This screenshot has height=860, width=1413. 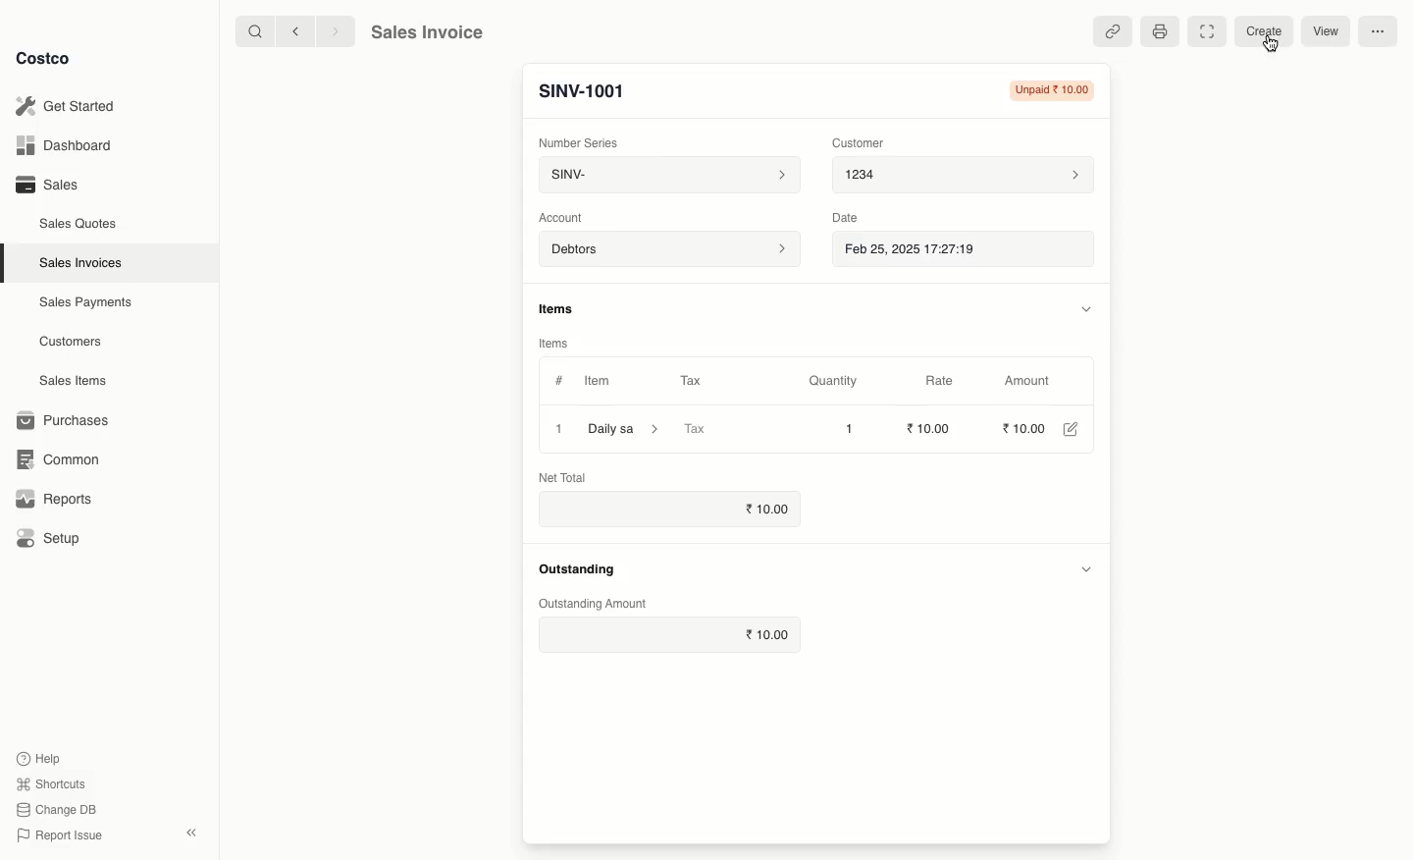 I want to click on Linked references, so click(x=1113, y=30).